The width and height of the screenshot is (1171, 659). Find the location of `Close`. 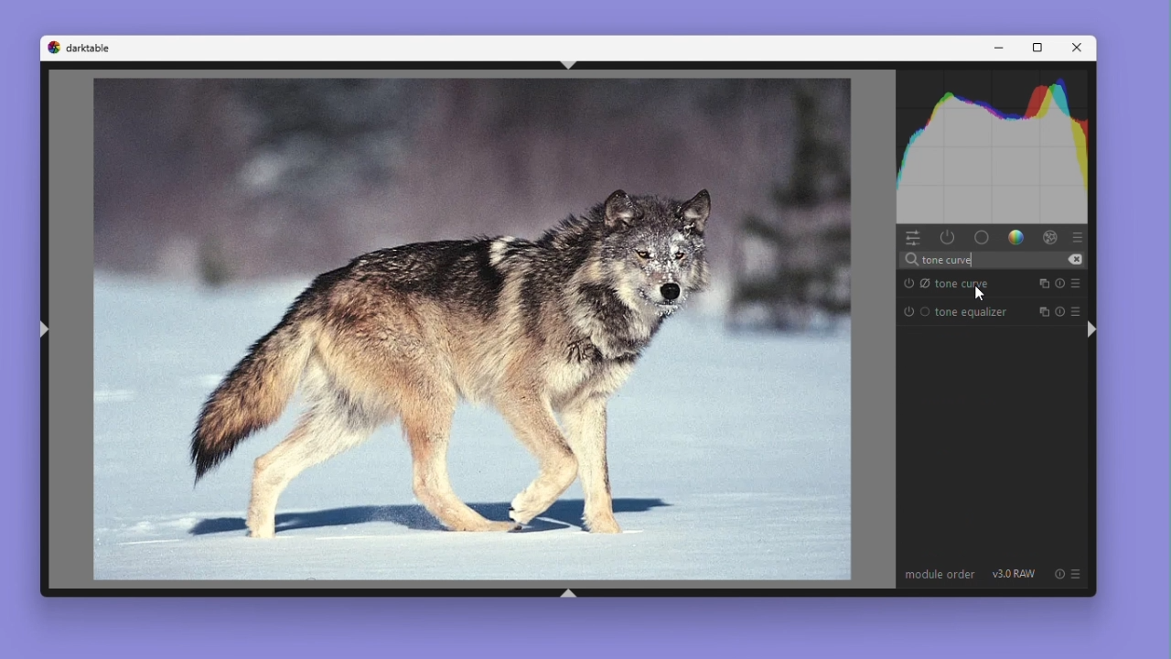

Close is located at coordinates (1079, 49).